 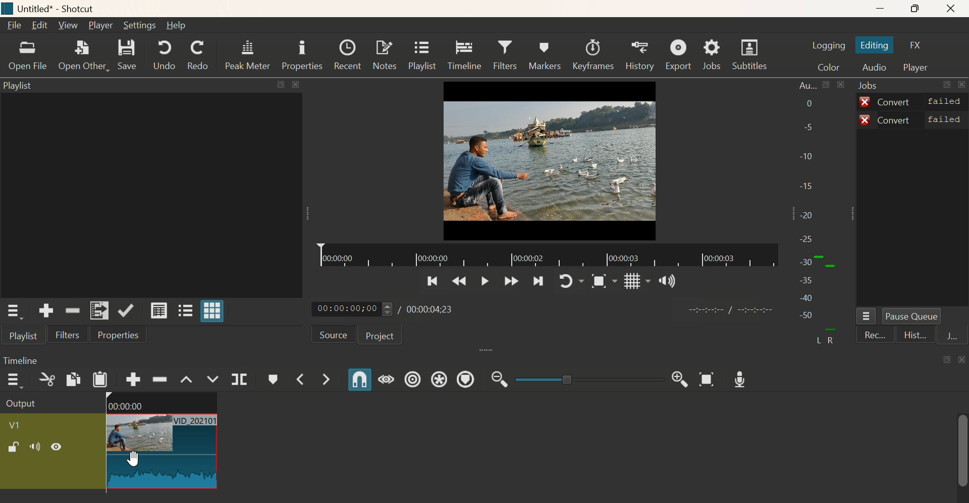 I want to click on Logging, so click(x=828, y=44).